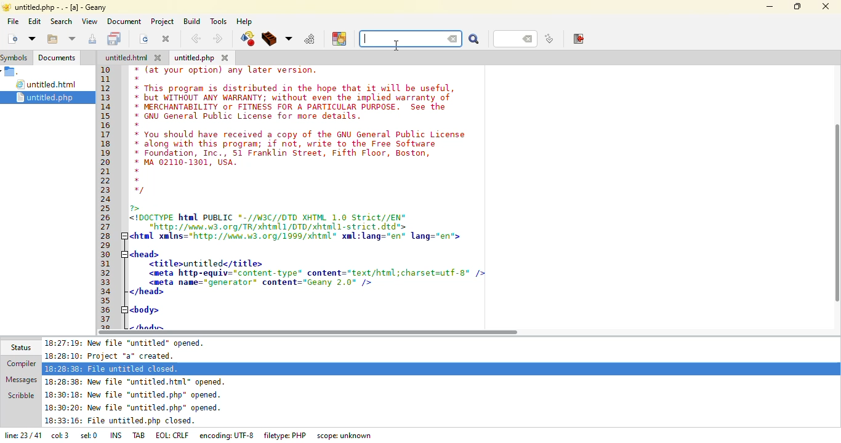 Image resolution: width=841 pixels, height=443 pixels. I want to click on 34, so click(108, 292).